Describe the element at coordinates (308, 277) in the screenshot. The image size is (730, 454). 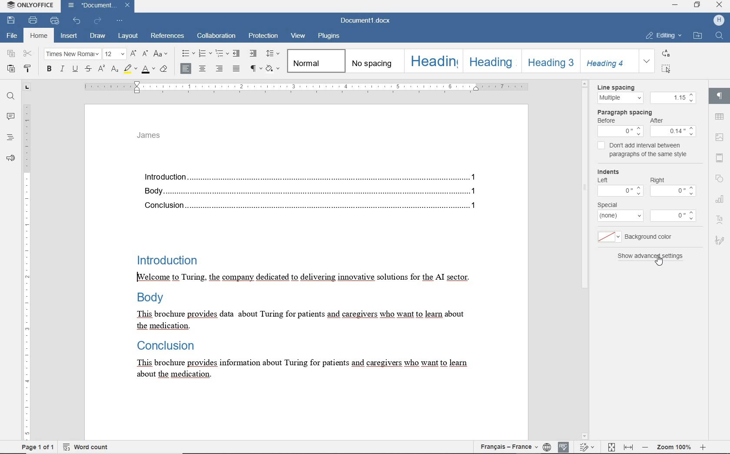
I see `[Welcome to Turing, the company dedicated to delivering innovative solutions for the AI sector.` at that location.